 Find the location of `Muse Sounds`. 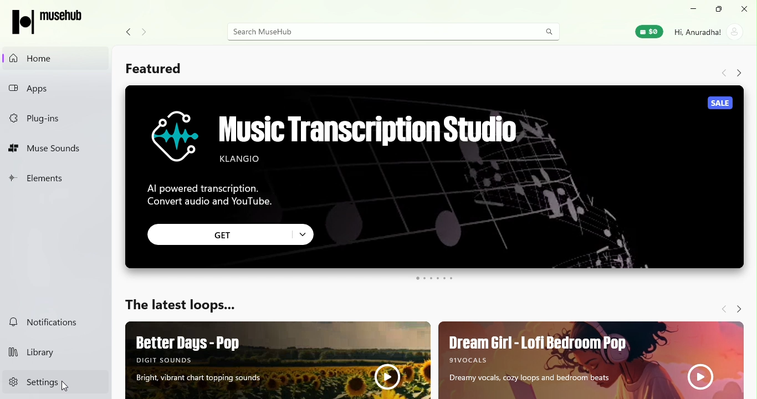

Muse Sounds is located at coordinates (54, 147).